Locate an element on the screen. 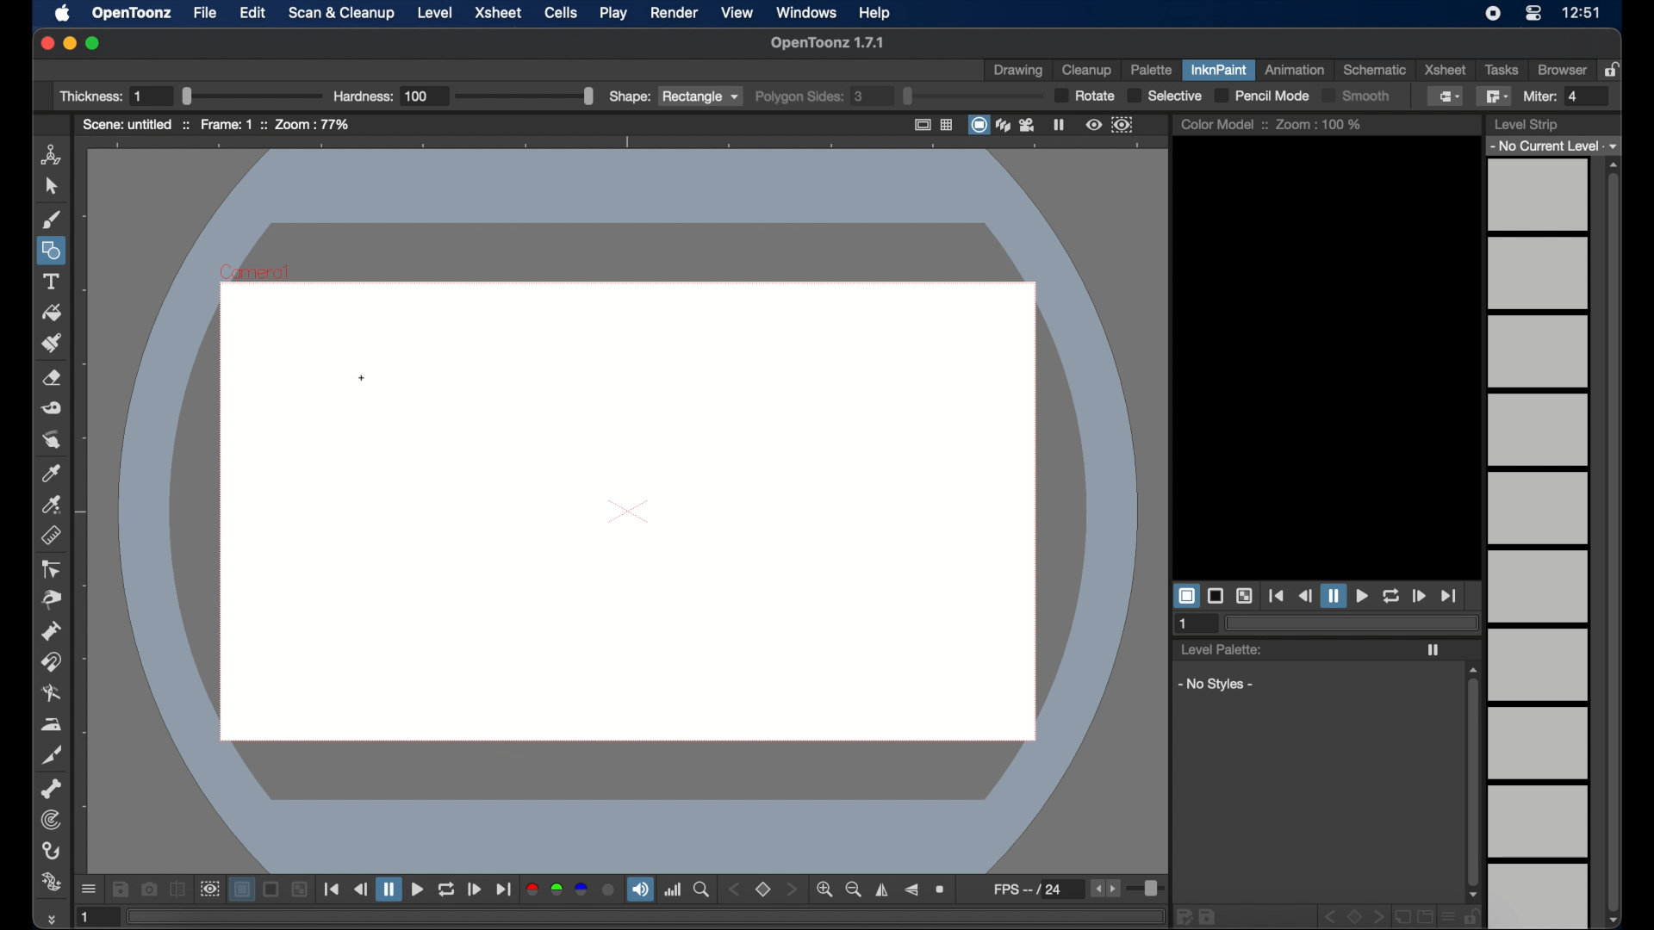 The width and height of the screenshot is (1654, 930). stepper button is located at coordinates (733, 890).